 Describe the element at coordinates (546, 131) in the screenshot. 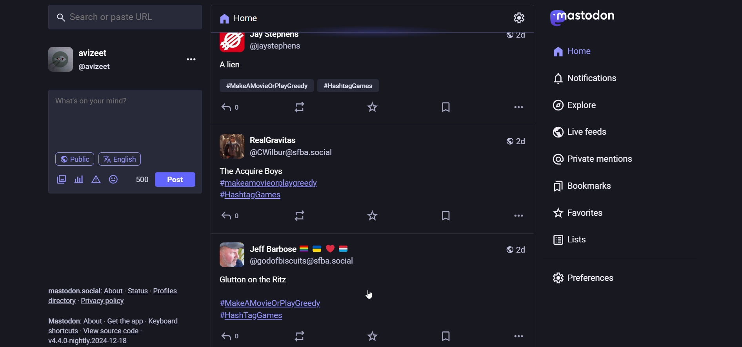

I see `live feed` at that location.